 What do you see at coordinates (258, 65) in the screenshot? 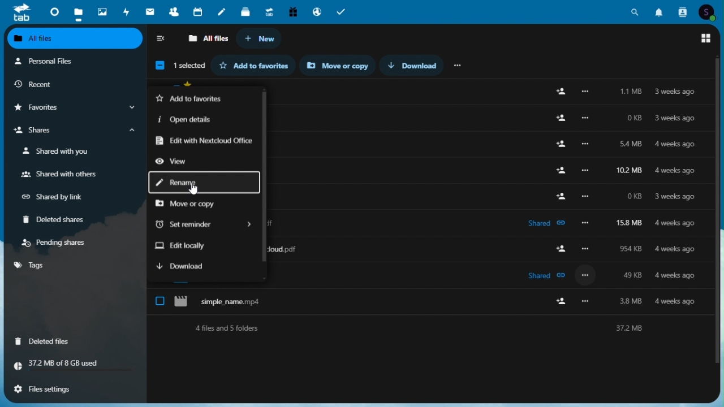
I see `Add to favourites` at bounding box center [258, 65].